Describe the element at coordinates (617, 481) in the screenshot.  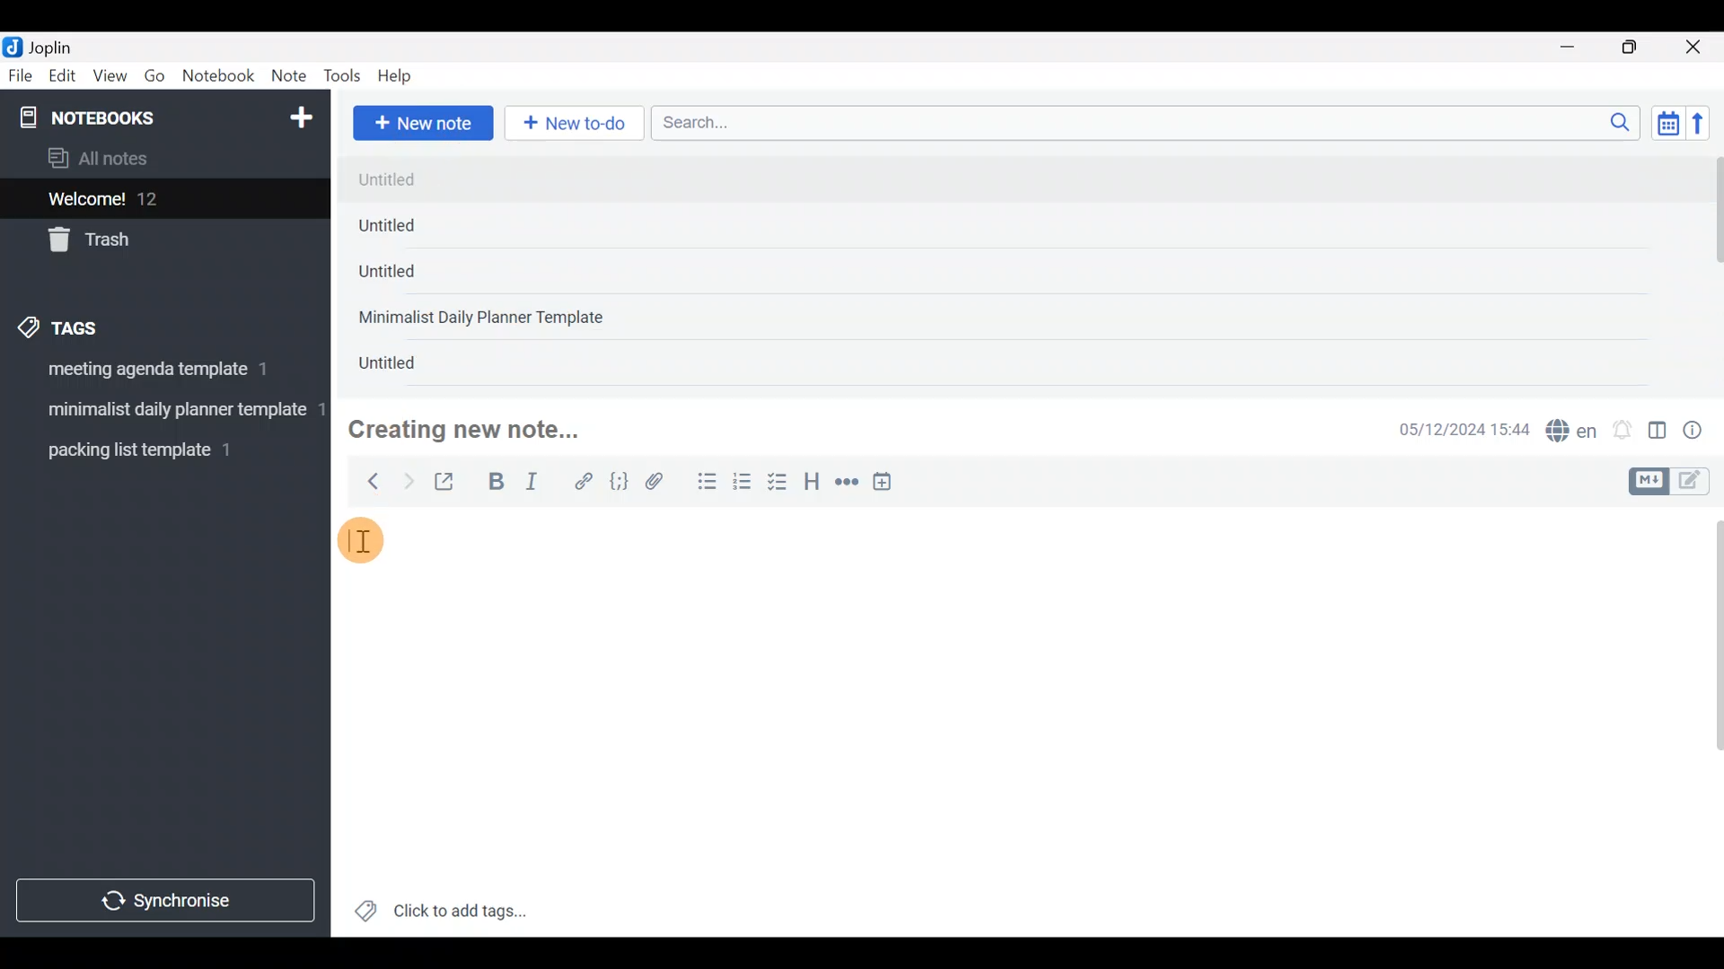
I see `Code` at that location.